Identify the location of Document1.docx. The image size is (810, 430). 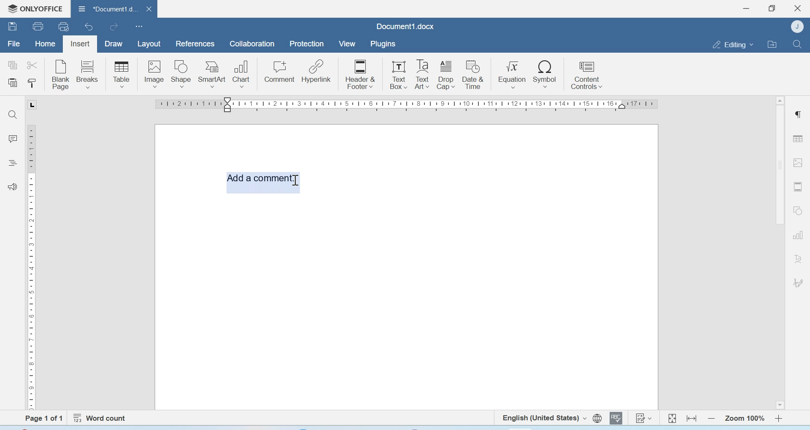
(107, 8).